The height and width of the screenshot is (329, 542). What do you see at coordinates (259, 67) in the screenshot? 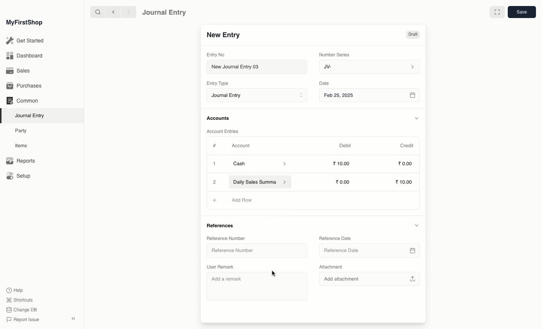
I see `New Journal Entry 03` at bounding box center [259, 67].